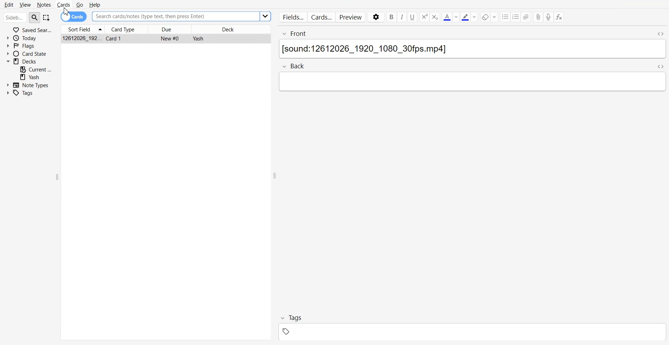 Image resolution: width=669 pixels, height=345 pixels. I want to click on Underline, so click(413, 17).